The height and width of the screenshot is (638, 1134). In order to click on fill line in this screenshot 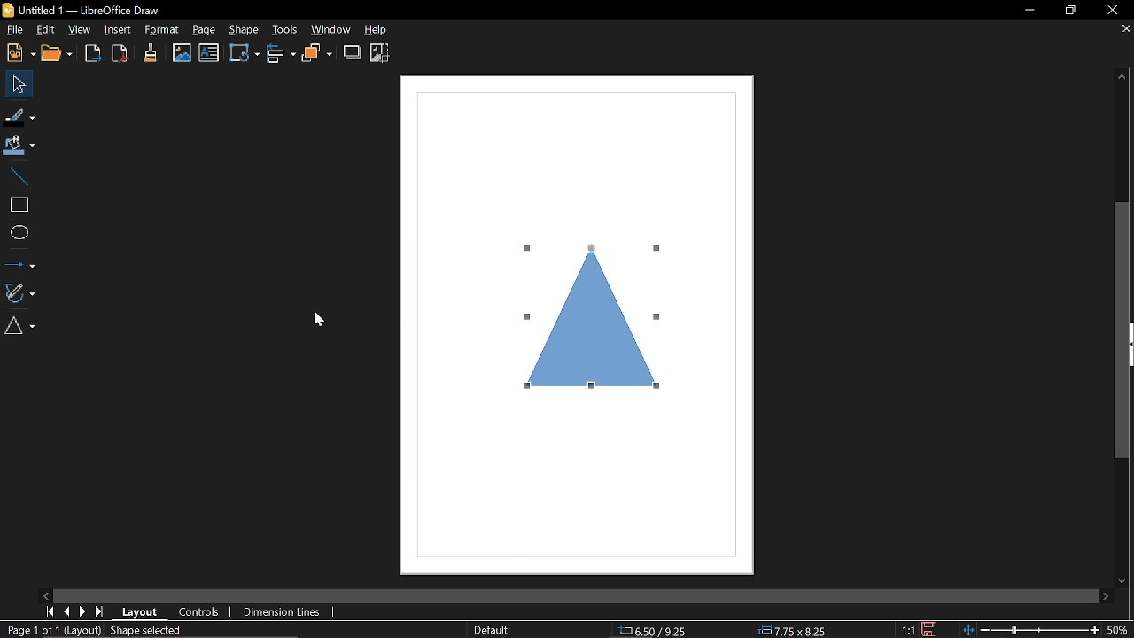, I will do `click(20, 116)`.